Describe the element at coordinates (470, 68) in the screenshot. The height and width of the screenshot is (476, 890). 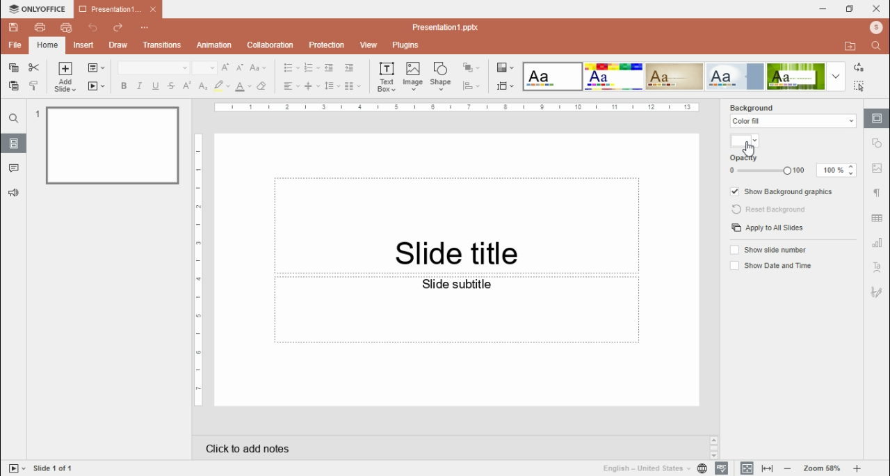
I see `arrange shape` at that location.